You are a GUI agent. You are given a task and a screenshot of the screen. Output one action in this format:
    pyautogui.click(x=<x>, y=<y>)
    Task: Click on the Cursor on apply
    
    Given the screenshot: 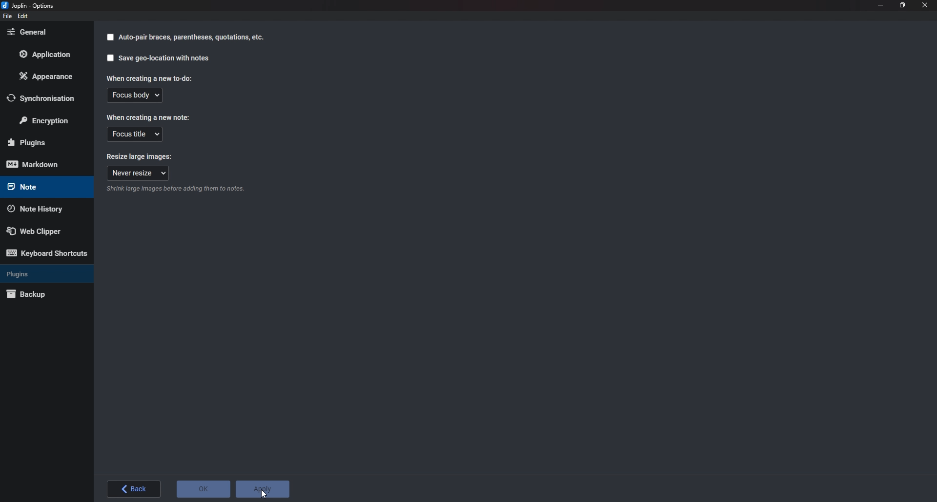 What is the action you would take?
    pyautogui.click(x=264, y=490)
    